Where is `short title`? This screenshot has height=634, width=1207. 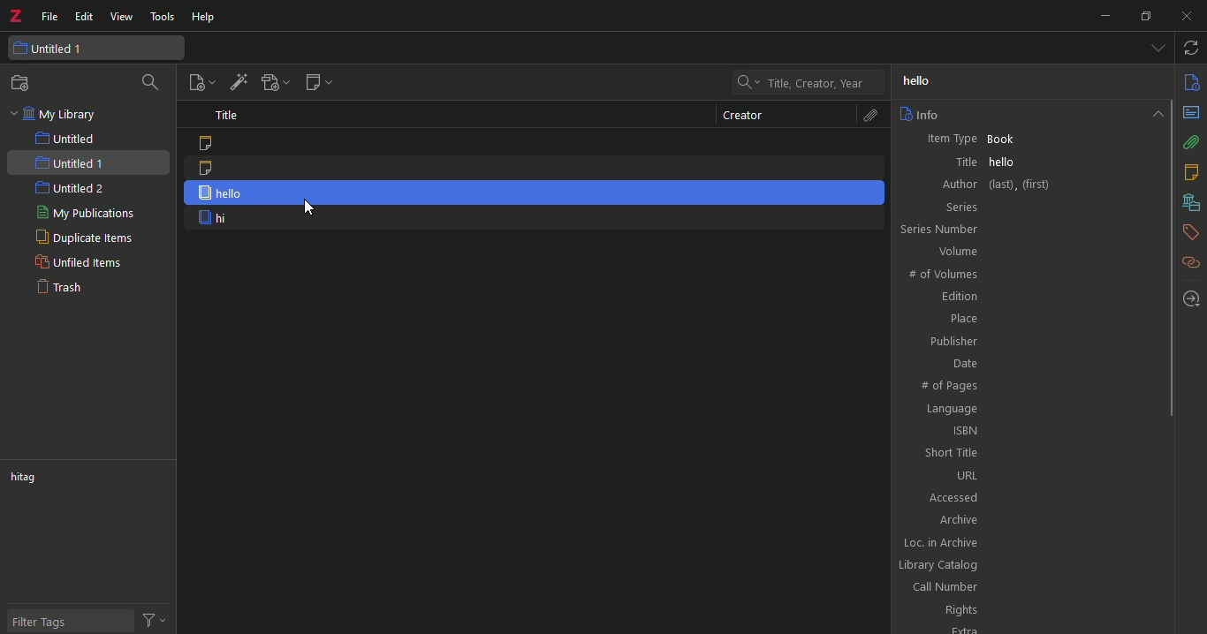
short title is located at coordinates (954, 454).